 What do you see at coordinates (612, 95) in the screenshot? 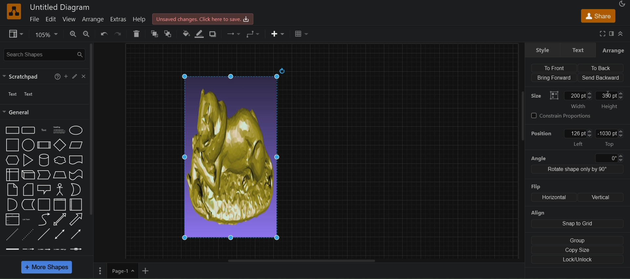
I see `350pt: Height` at bounding box center [612, 95].